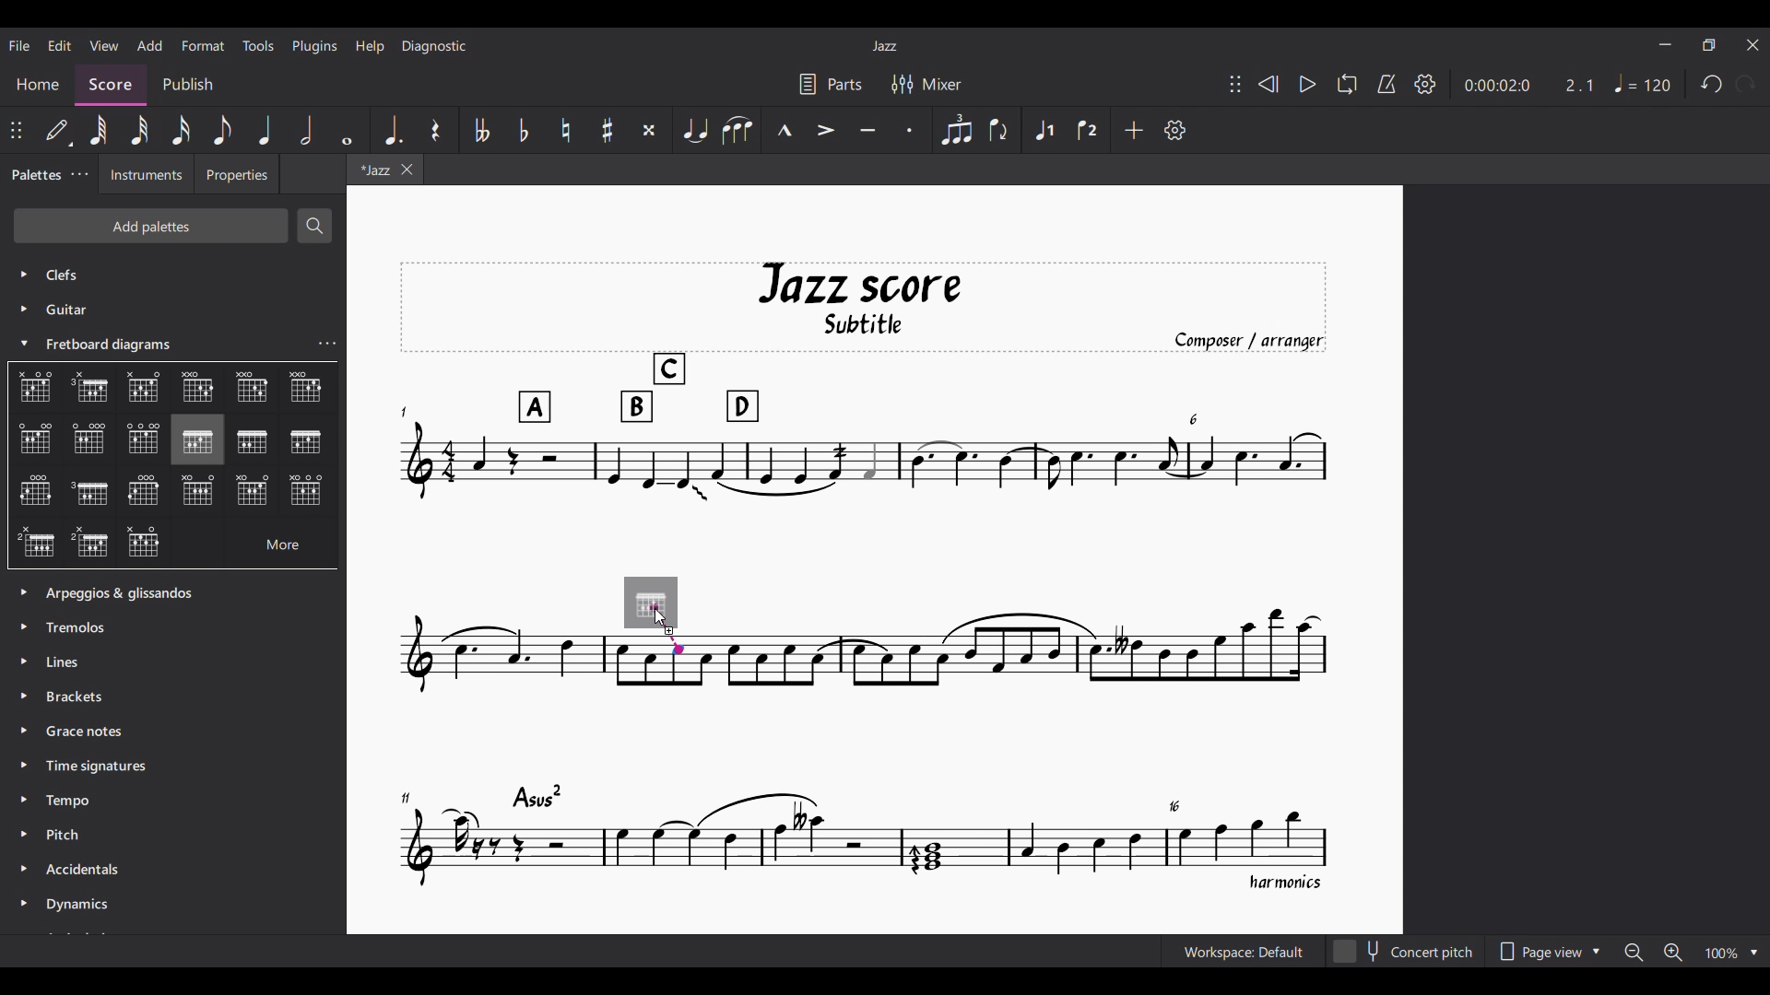 Image resolution: width=1770 pixels, height=995 pixels. Describe the element at coordinates (149, 225) in the screenshot. I see `Add palettes` at that location.